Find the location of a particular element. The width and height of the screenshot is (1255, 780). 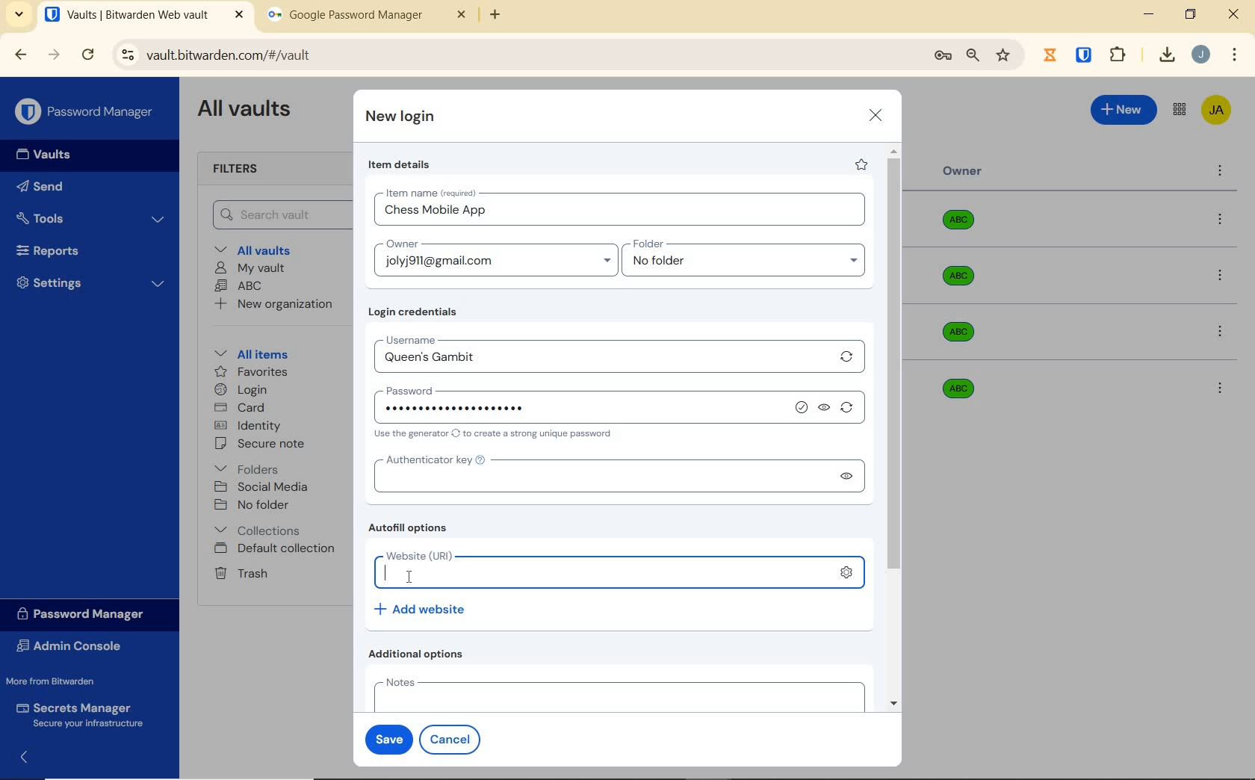

Send is located at coordinates (40, 189).